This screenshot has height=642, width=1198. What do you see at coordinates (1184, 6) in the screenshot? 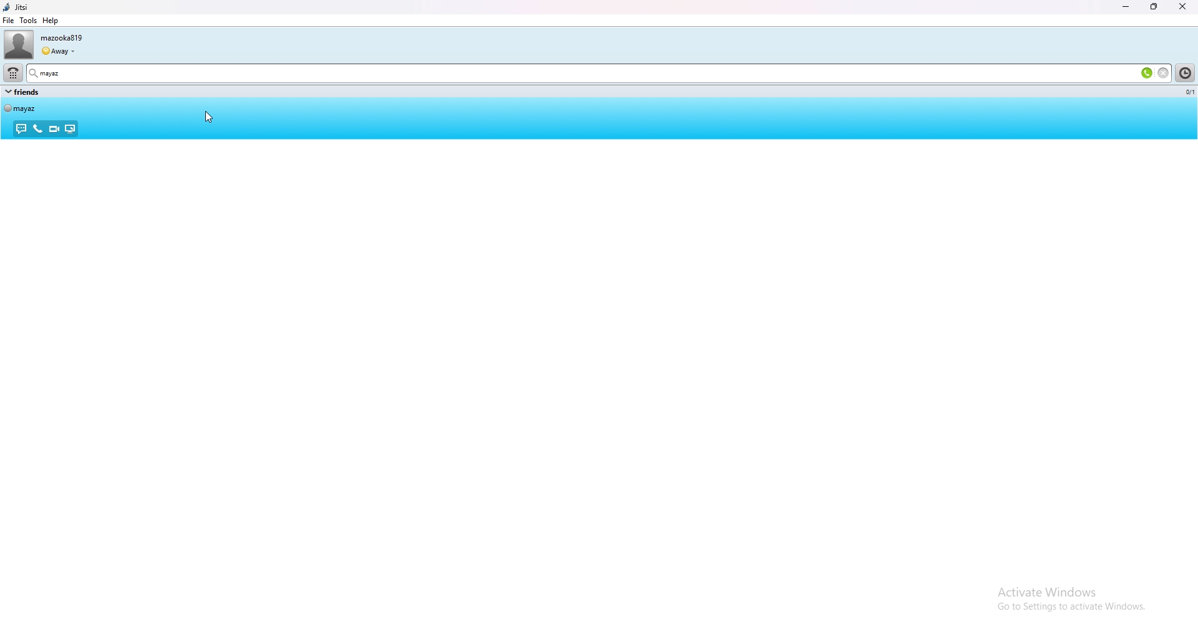
I see `close` at bounding box center [1184, 6].